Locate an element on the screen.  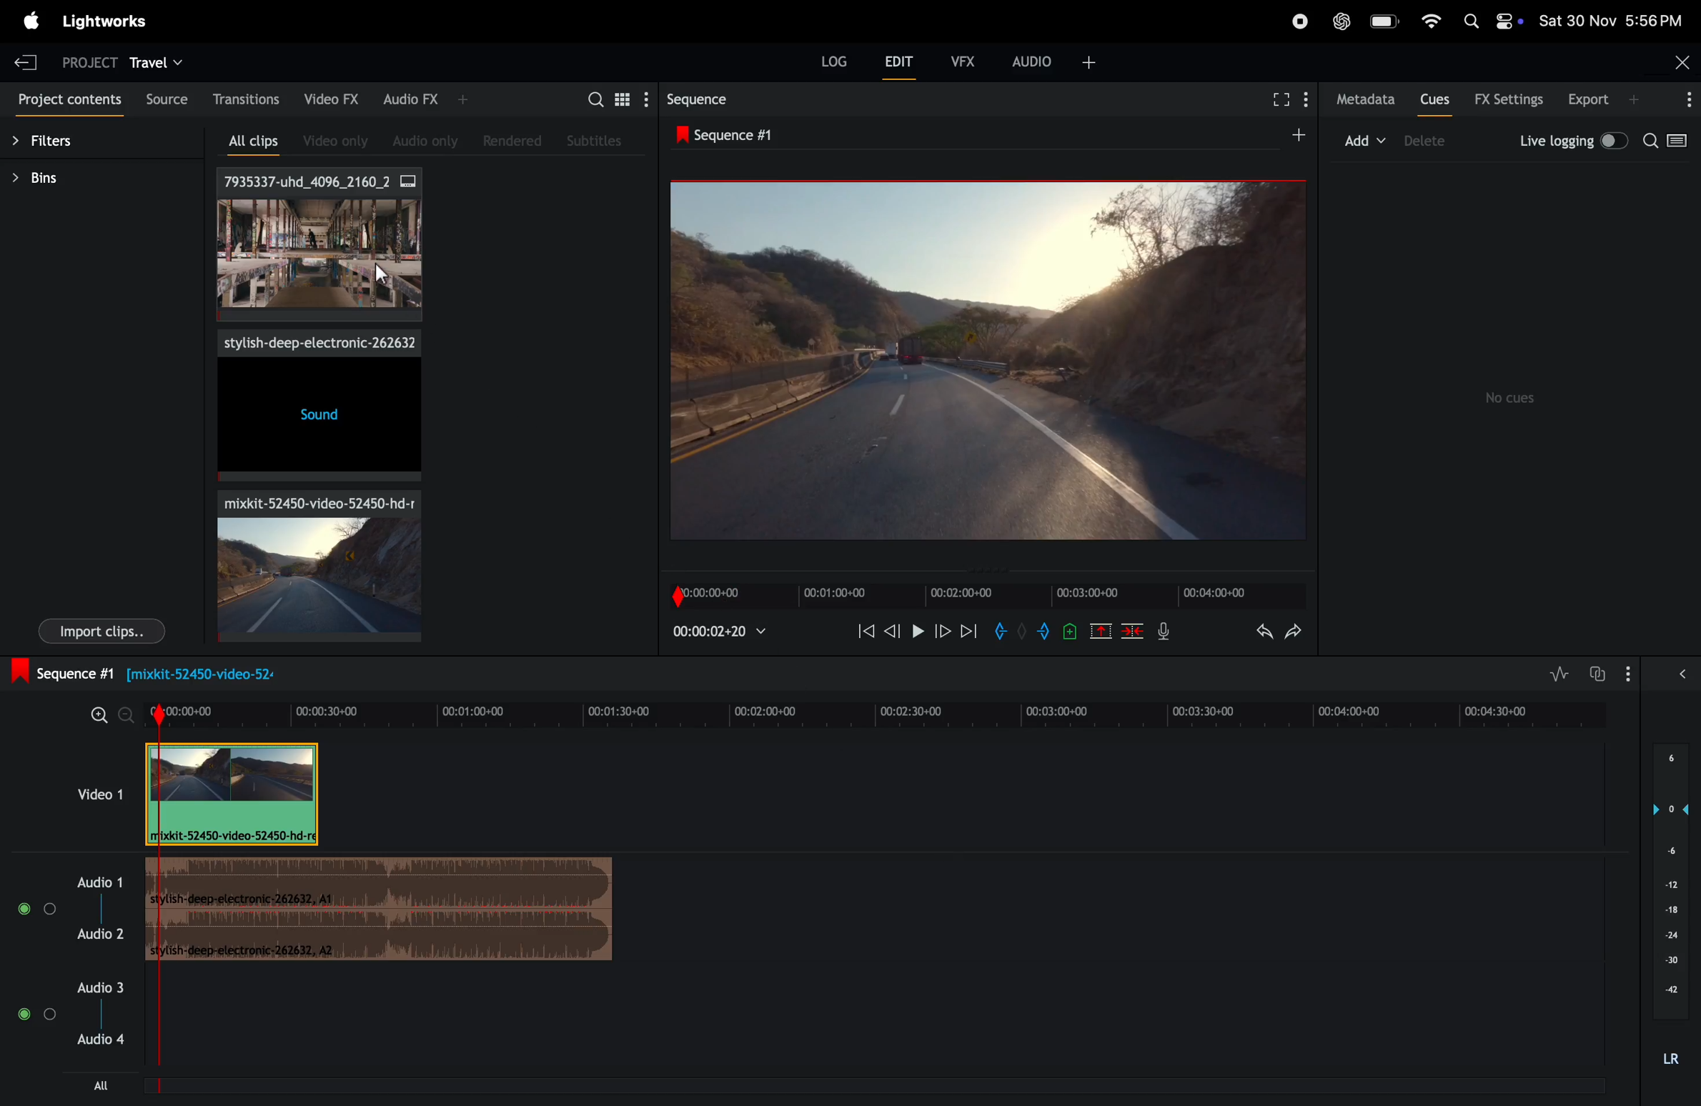
date and time is located at coordinates (1611, 21).